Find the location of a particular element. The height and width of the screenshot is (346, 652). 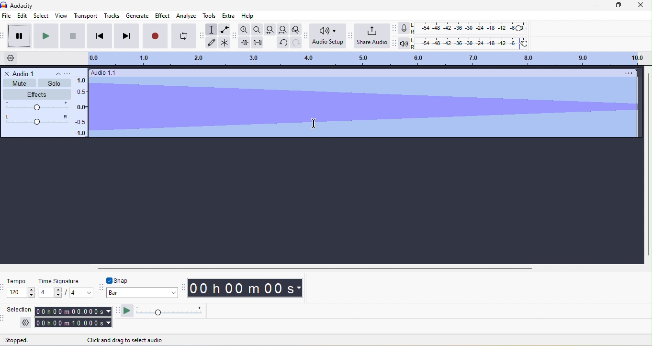

transport is located at coordinates (87, 16).